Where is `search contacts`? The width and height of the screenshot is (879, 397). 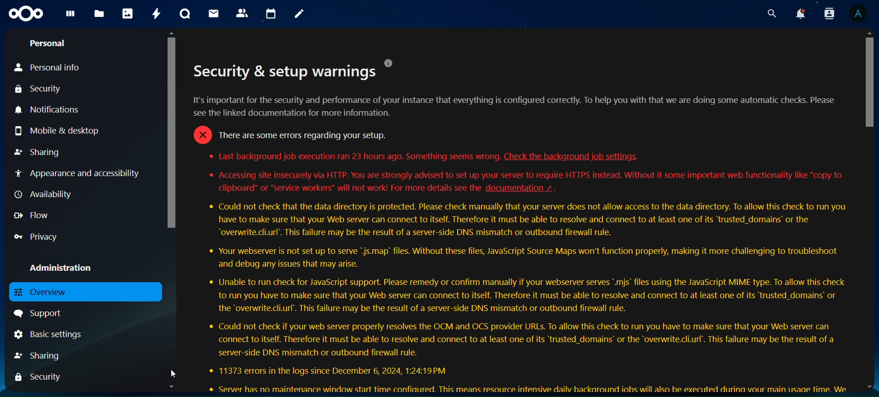
search contacts is located at coordinates (827, 13).